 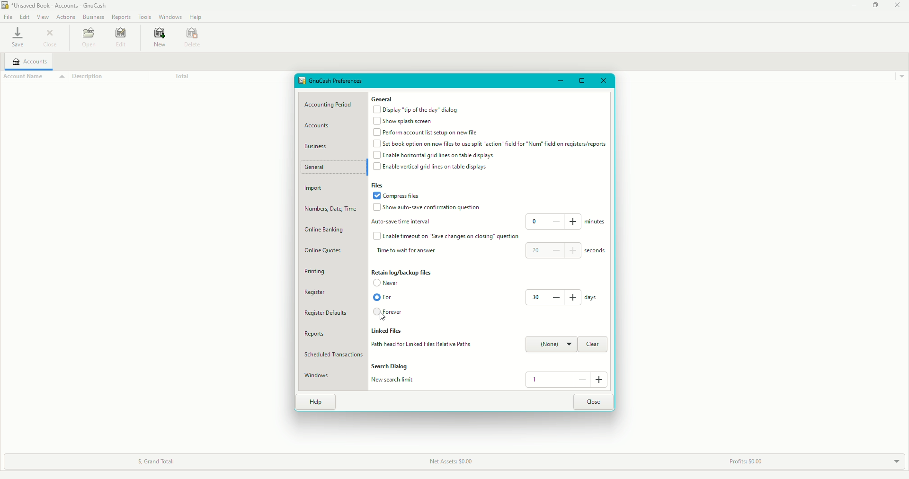 I want to click on New search limit, so click(x=393, y=381).